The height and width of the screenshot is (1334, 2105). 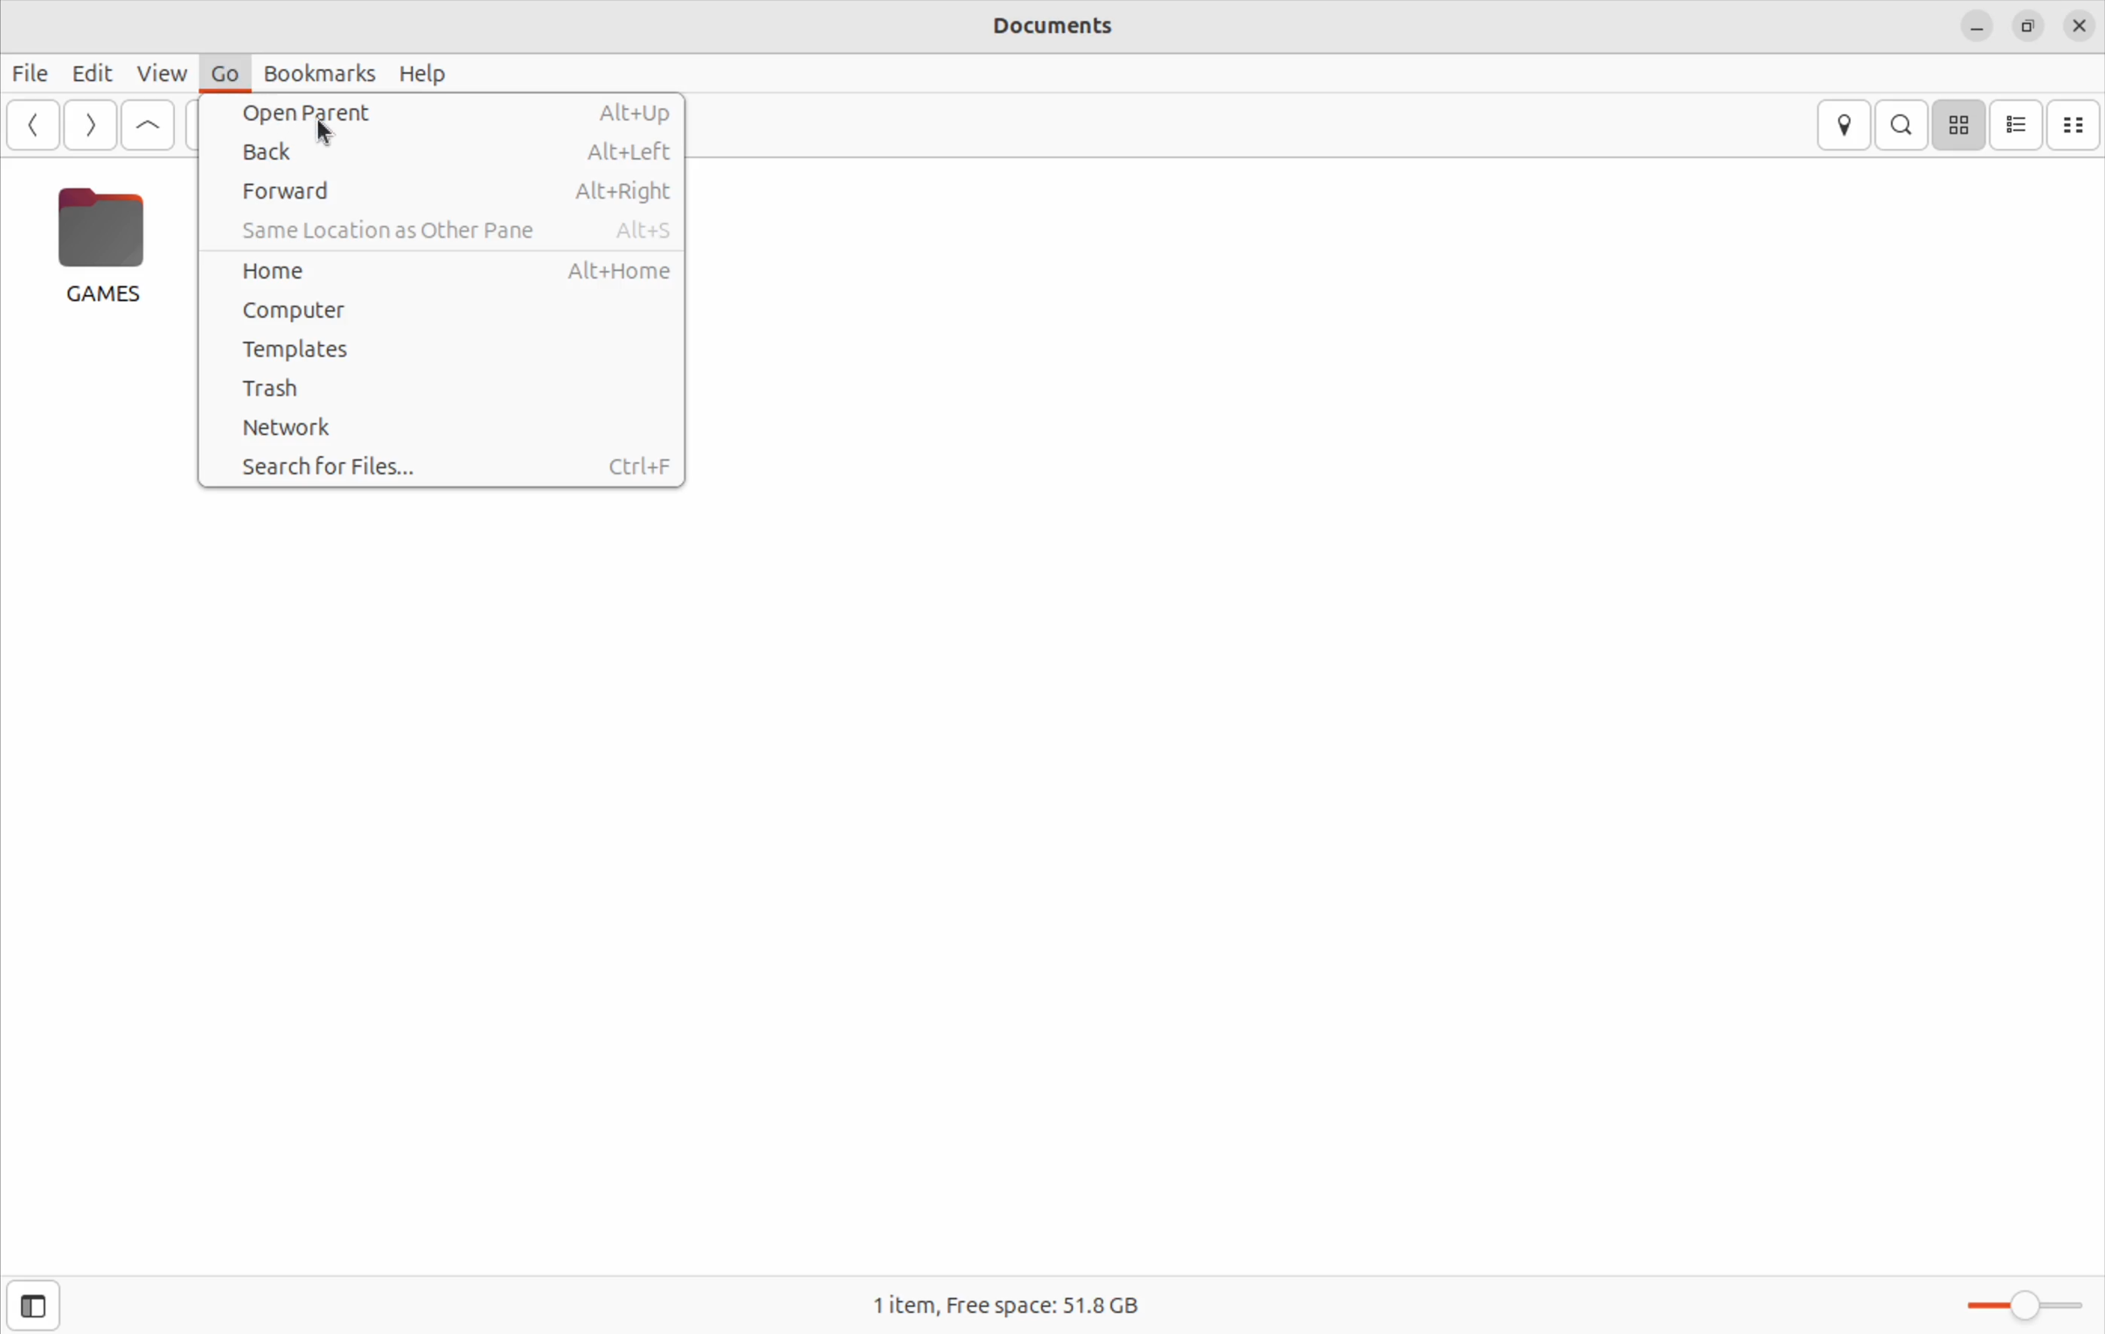 I want to click on search for files, so click(x=449, y=467).